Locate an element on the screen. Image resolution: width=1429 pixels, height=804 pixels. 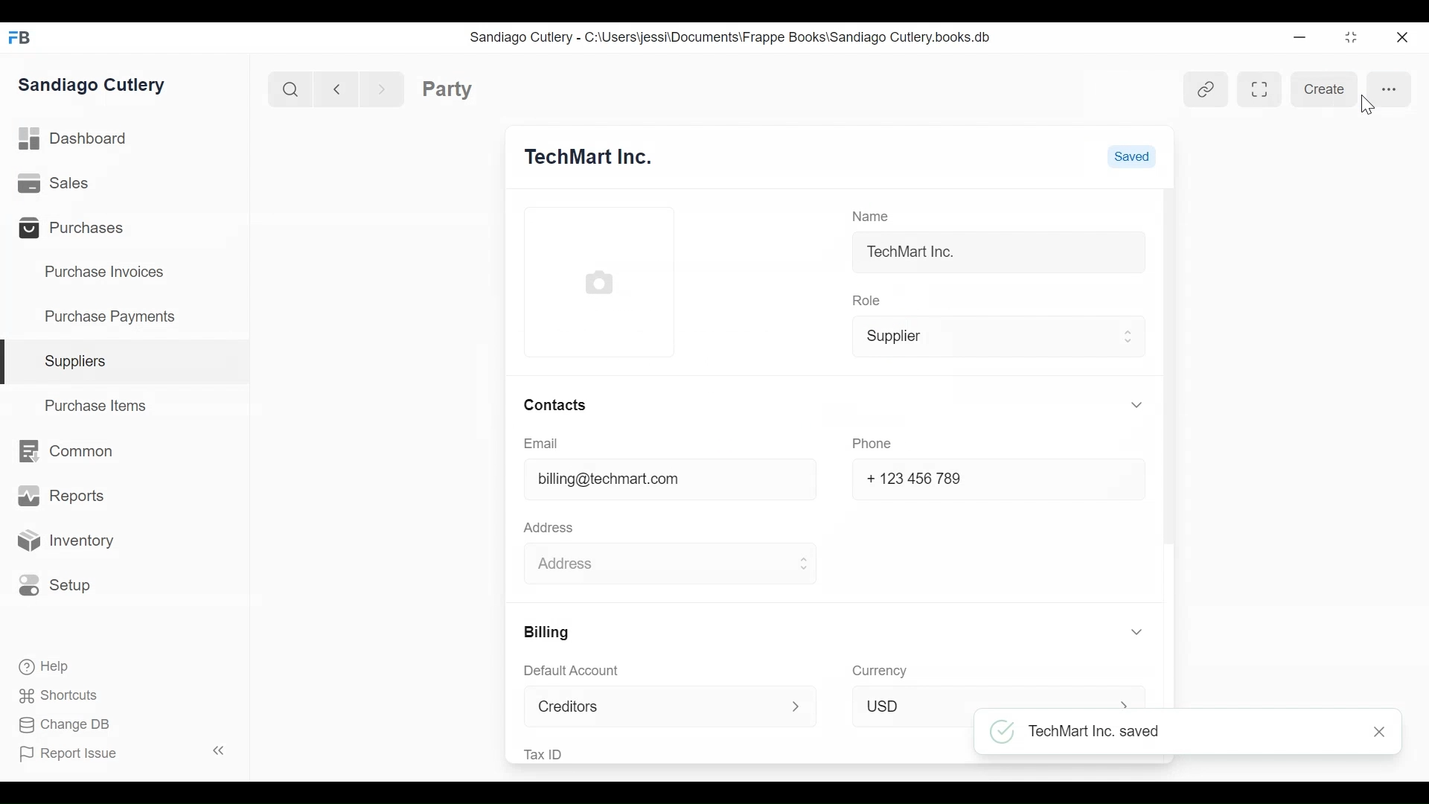
Default Account is located at coordinates (578, 672).